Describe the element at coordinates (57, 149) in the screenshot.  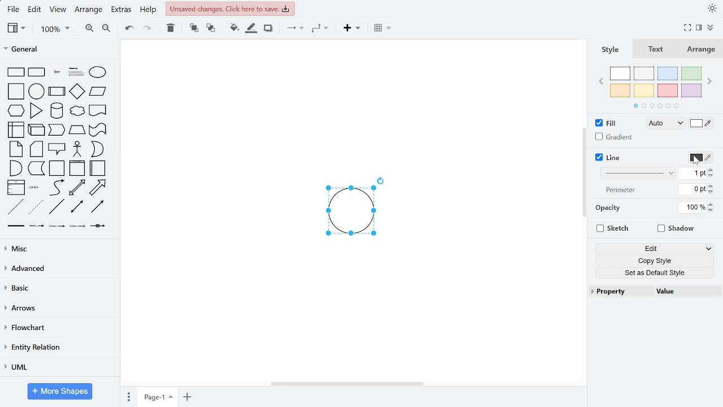
I see `callout` at that location.